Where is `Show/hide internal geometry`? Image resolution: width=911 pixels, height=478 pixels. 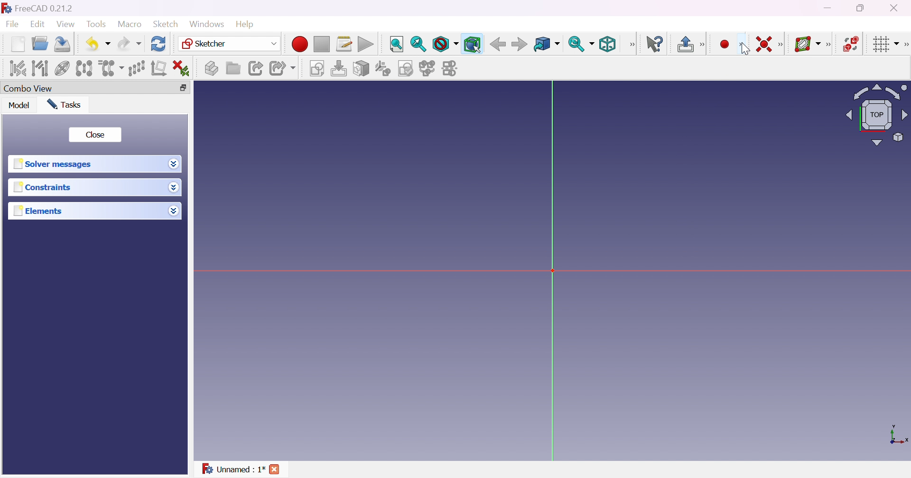 Show/hide internal geometry is located at coordinates (62, 68).